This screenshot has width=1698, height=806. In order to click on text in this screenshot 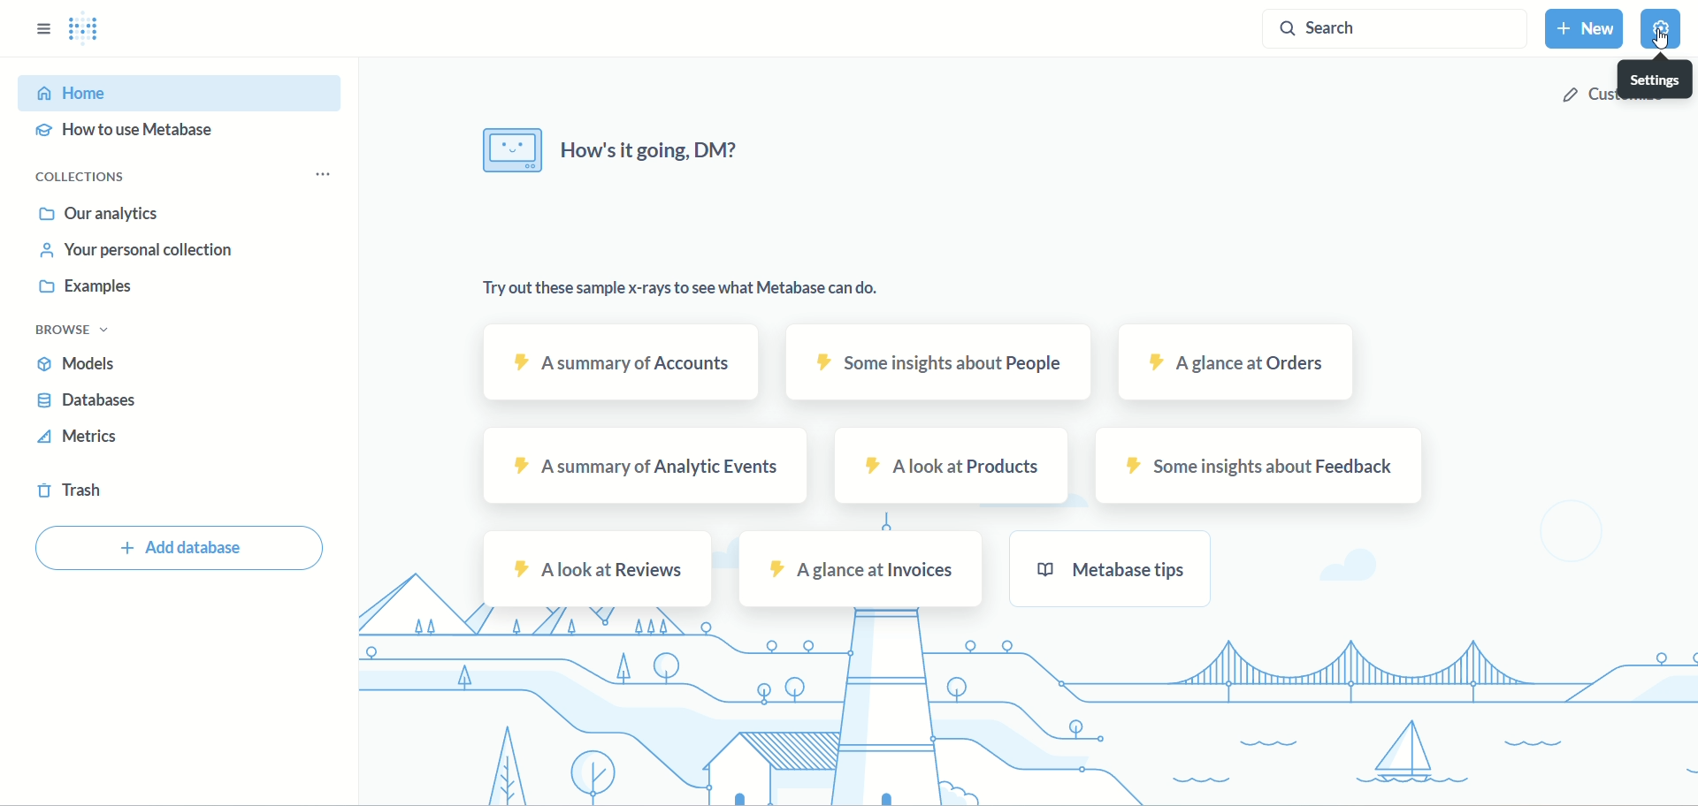, I will do `click(606, 149)`.